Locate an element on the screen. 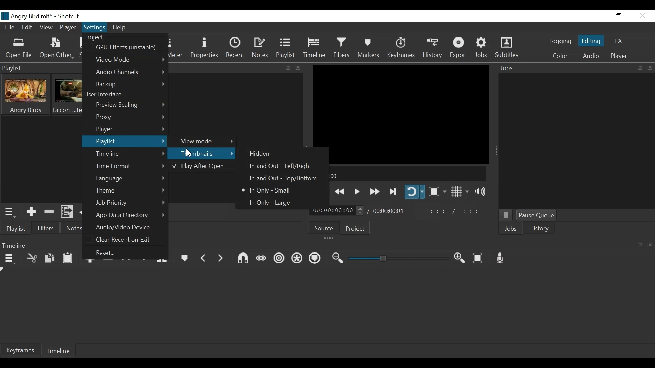  Update is located at coordinates (86, 213).